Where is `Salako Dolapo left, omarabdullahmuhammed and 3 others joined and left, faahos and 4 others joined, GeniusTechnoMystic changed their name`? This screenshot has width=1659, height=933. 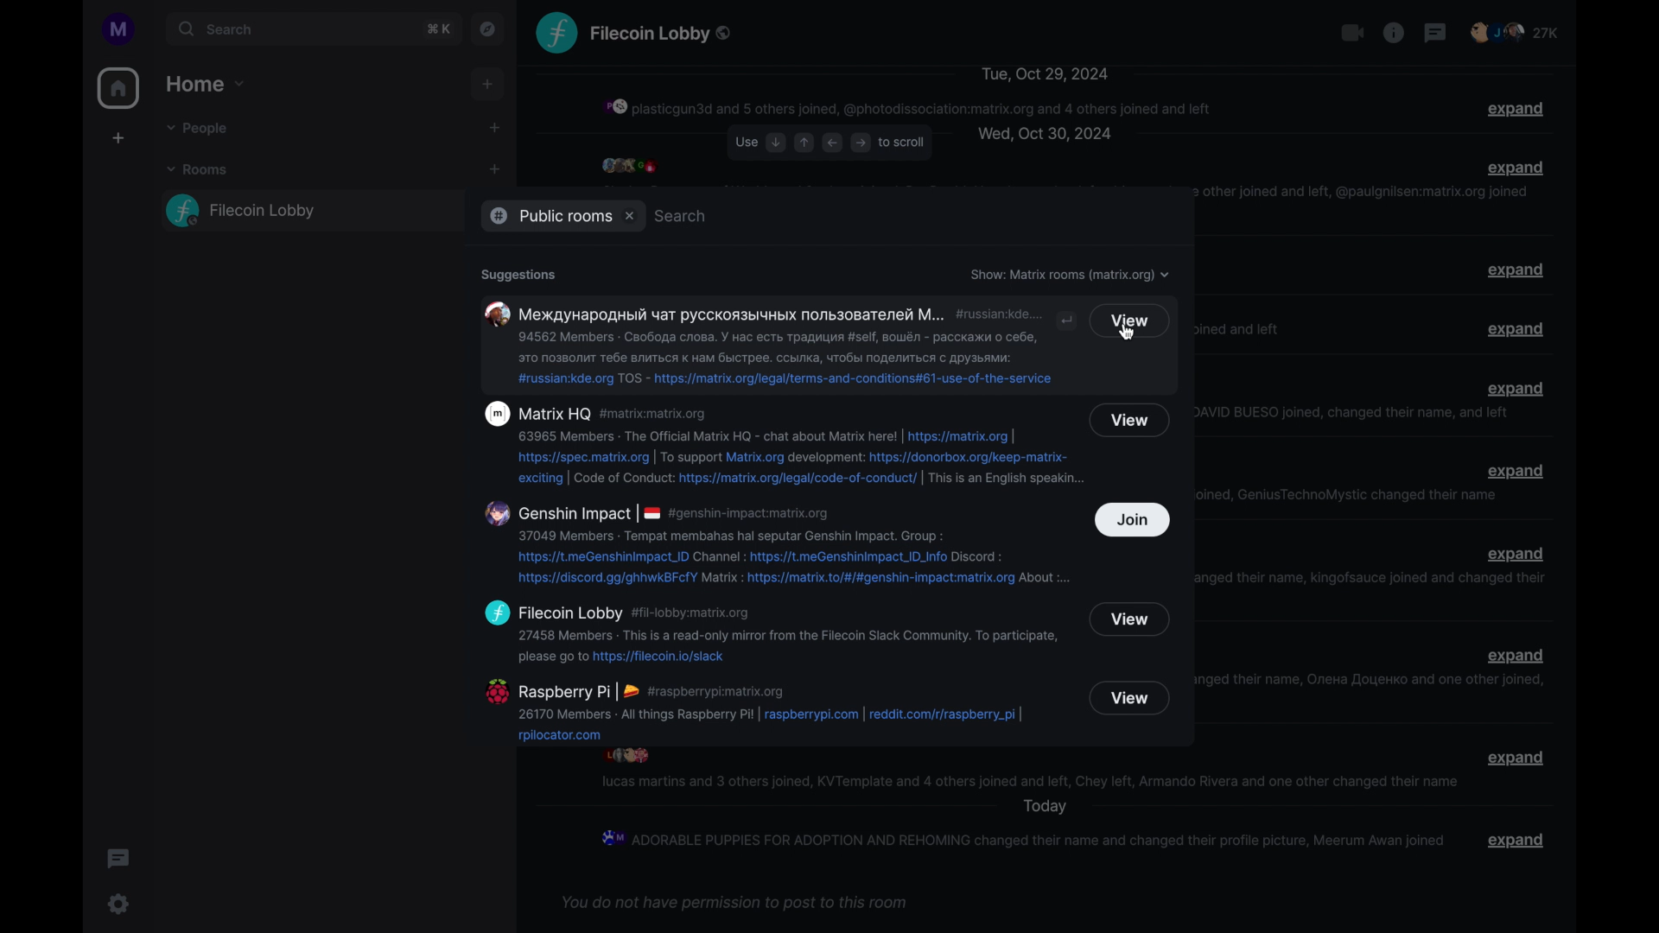 Salako Dolapo left, omarabdullahmuhammed and 3 others joined and left, faahos and 4 others joined, GeniusTechnoMystic changed their name is located at coordinates (1353, 495).